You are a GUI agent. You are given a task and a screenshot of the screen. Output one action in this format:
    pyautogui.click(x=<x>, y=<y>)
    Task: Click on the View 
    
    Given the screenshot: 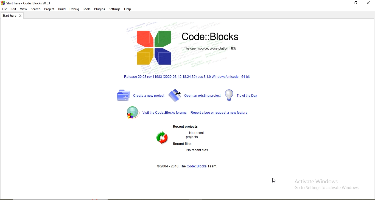 What is the action you would take?
    pyautogui.click(x=24, y=9)
    